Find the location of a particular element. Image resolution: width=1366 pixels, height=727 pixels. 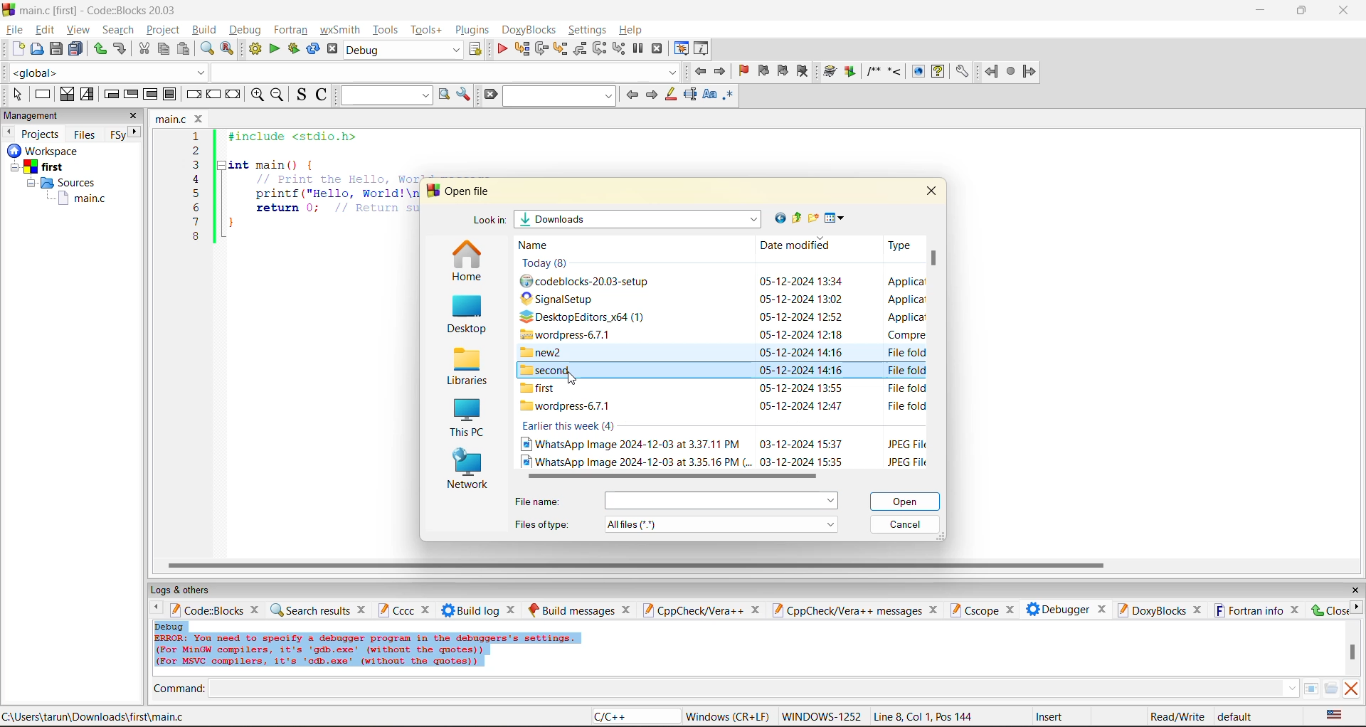

home is located at coordinates (467, 262).